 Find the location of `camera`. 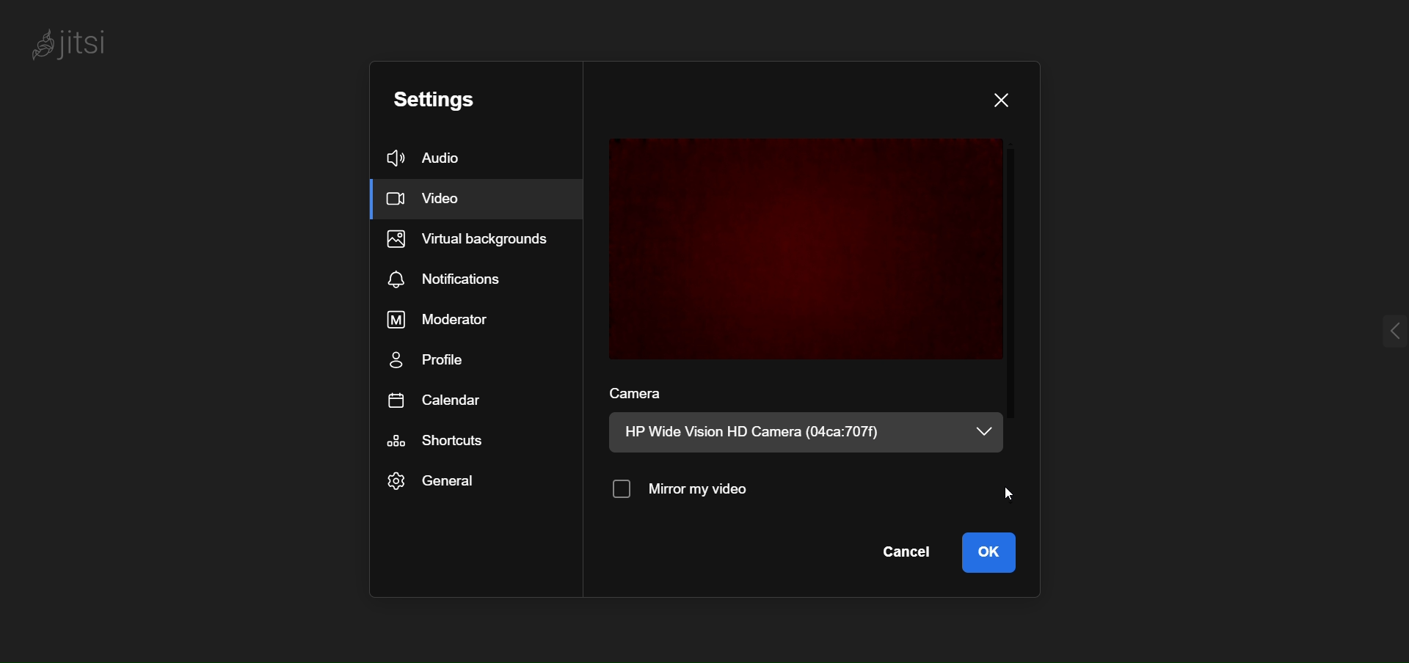

camera is located at coordinates (638, 394).